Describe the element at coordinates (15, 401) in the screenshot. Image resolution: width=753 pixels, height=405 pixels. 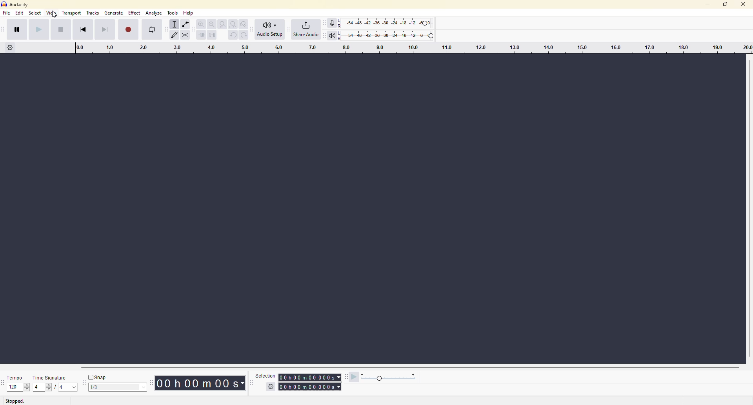
I see `stopped` at that location.